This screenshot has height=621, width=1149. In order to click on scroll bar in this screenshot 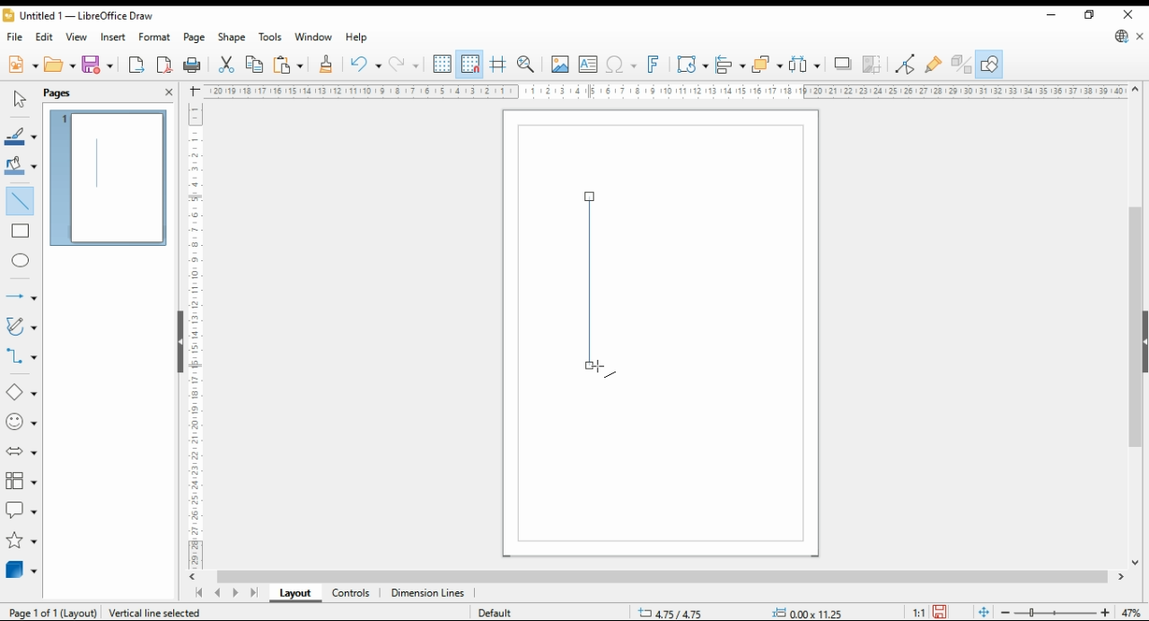, I will do `click(1137, 325)`.